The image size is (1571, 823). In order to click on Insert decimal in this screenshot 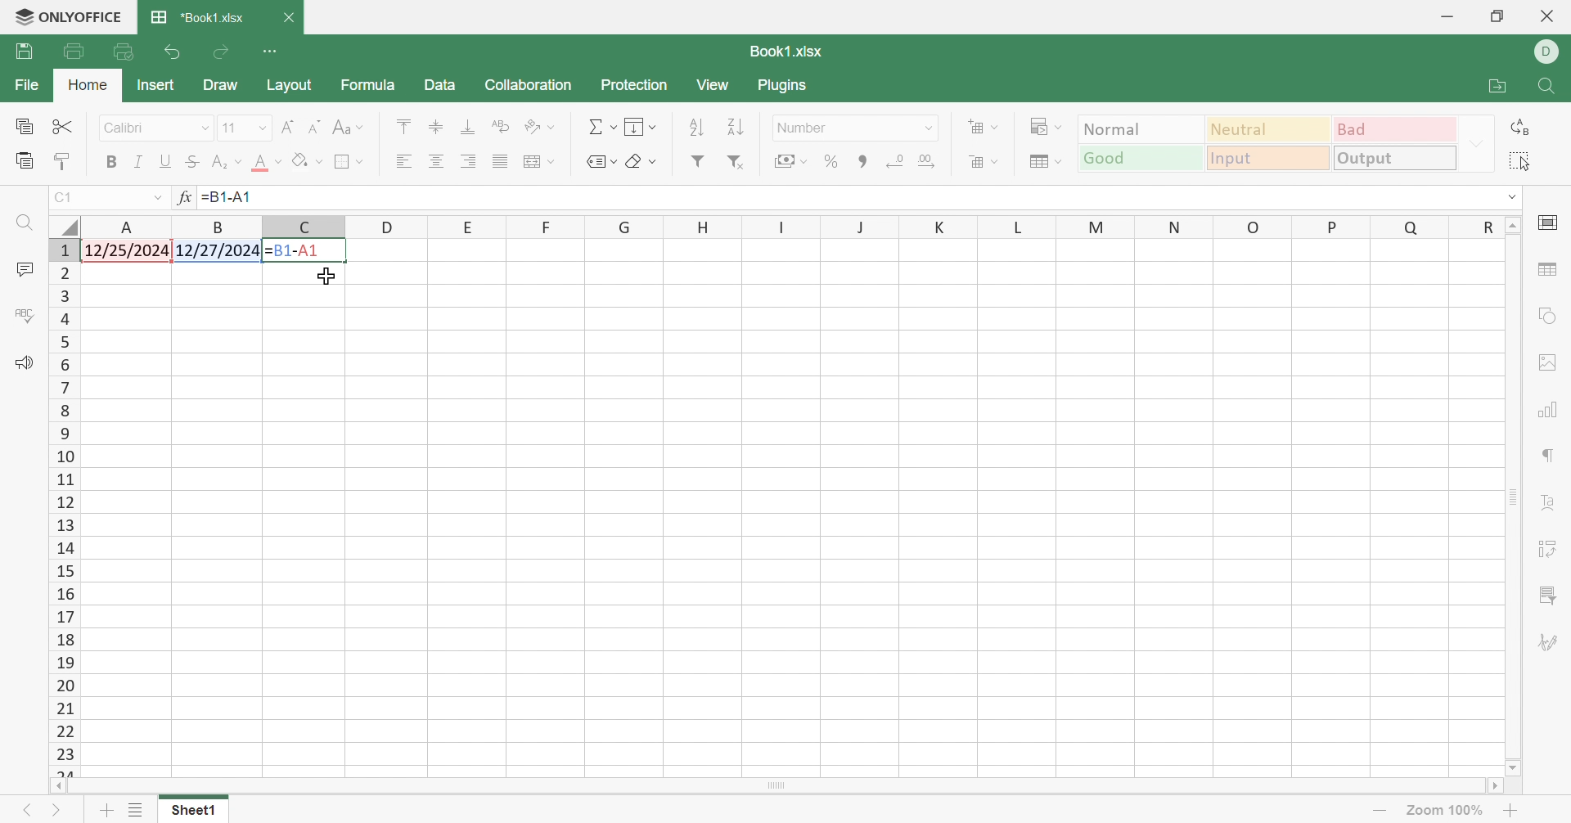, I will do `click(930, 160)`.